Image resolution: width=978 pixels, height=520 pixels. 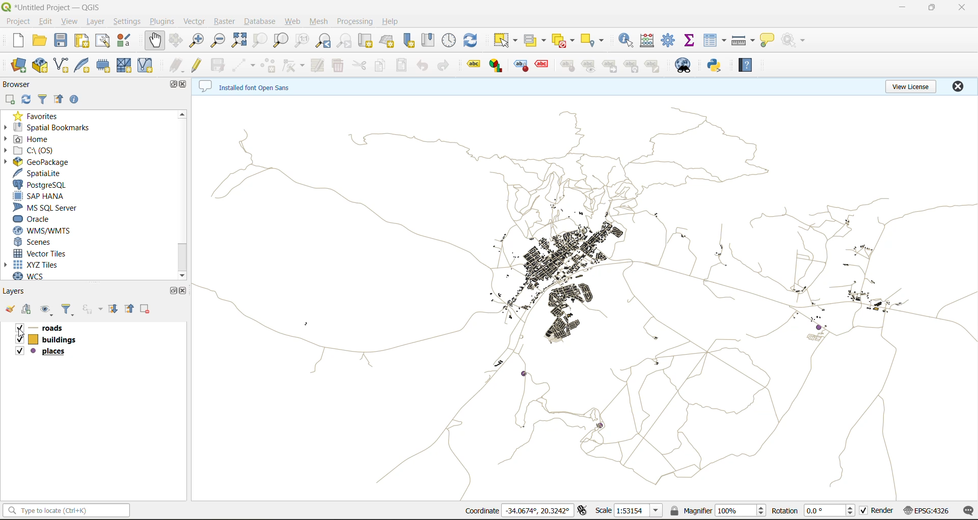 I want to click on labels toolbar 1, so click(x=473, y=63).